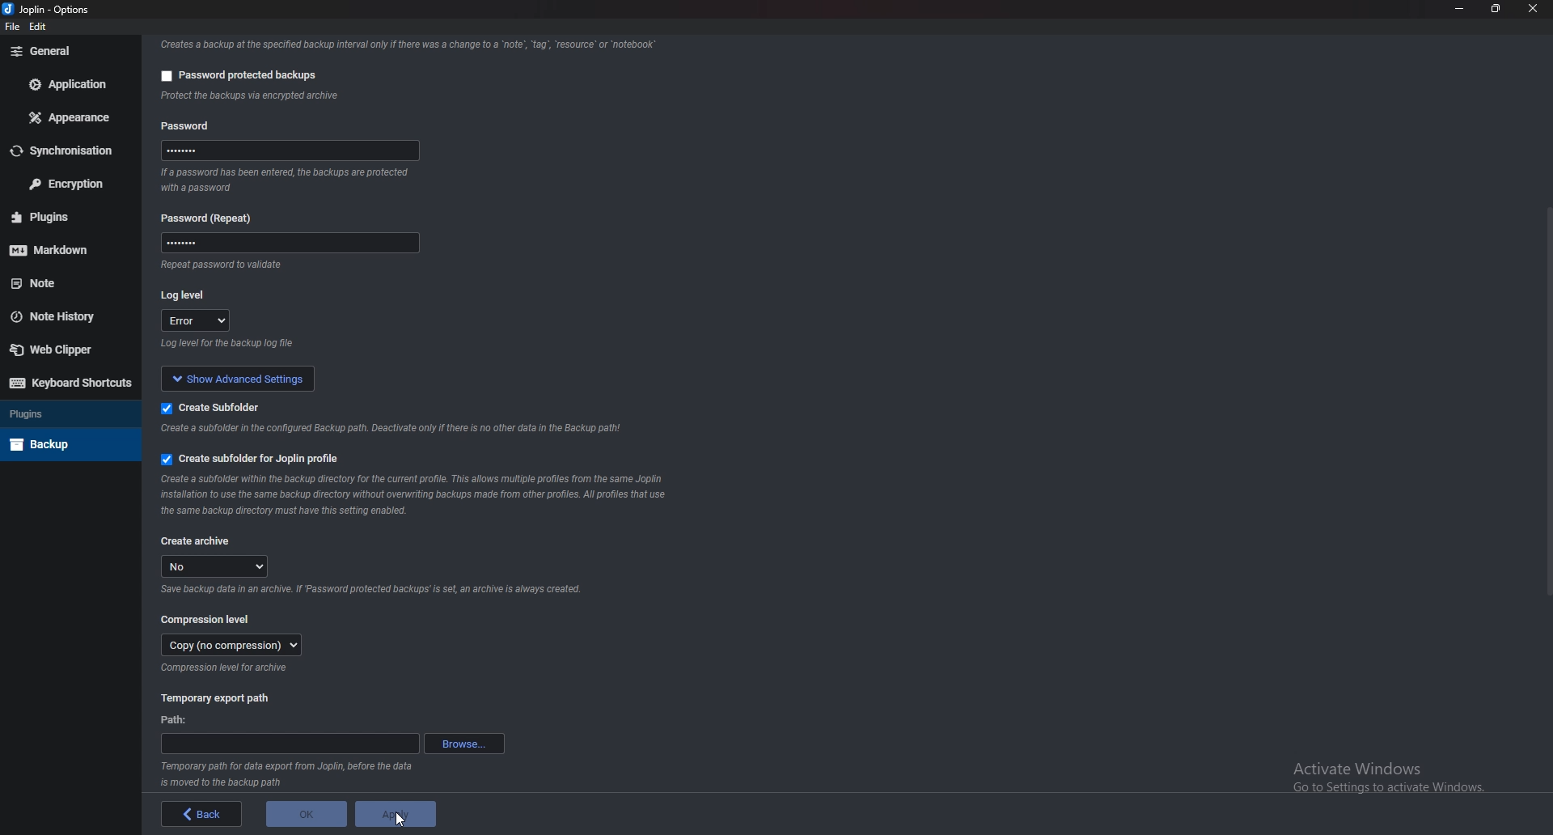 The width and height of the screenshot is (1553, 835). I want to click on password, so click(285, 245).